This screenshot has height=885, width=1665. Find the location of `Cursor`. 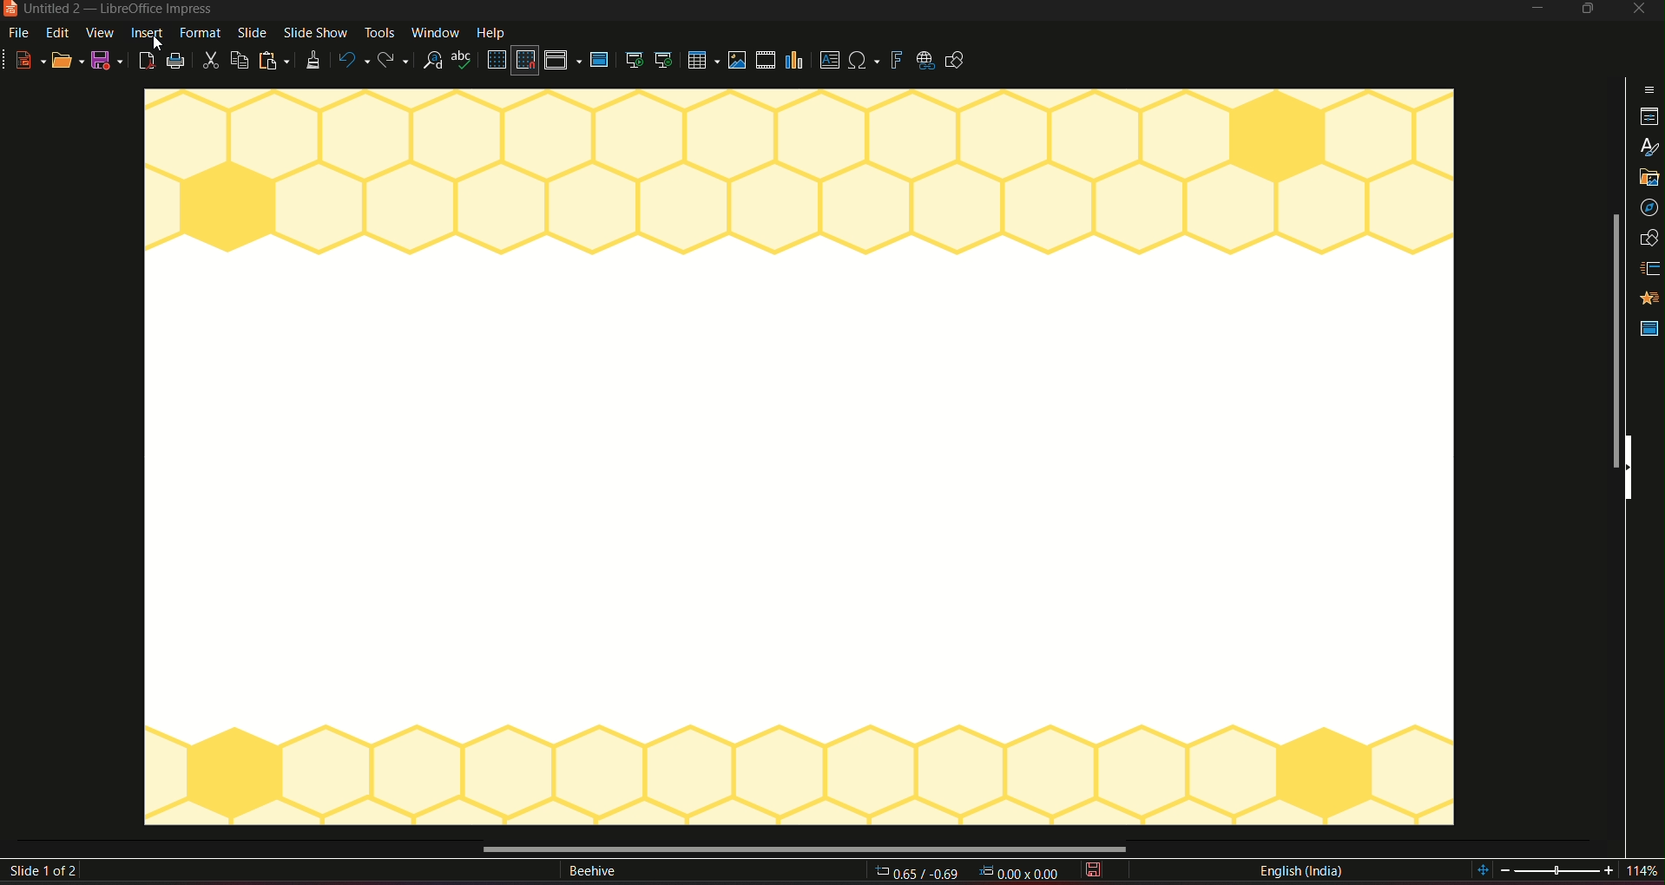

Cursor is located at coordinates (160, 43).